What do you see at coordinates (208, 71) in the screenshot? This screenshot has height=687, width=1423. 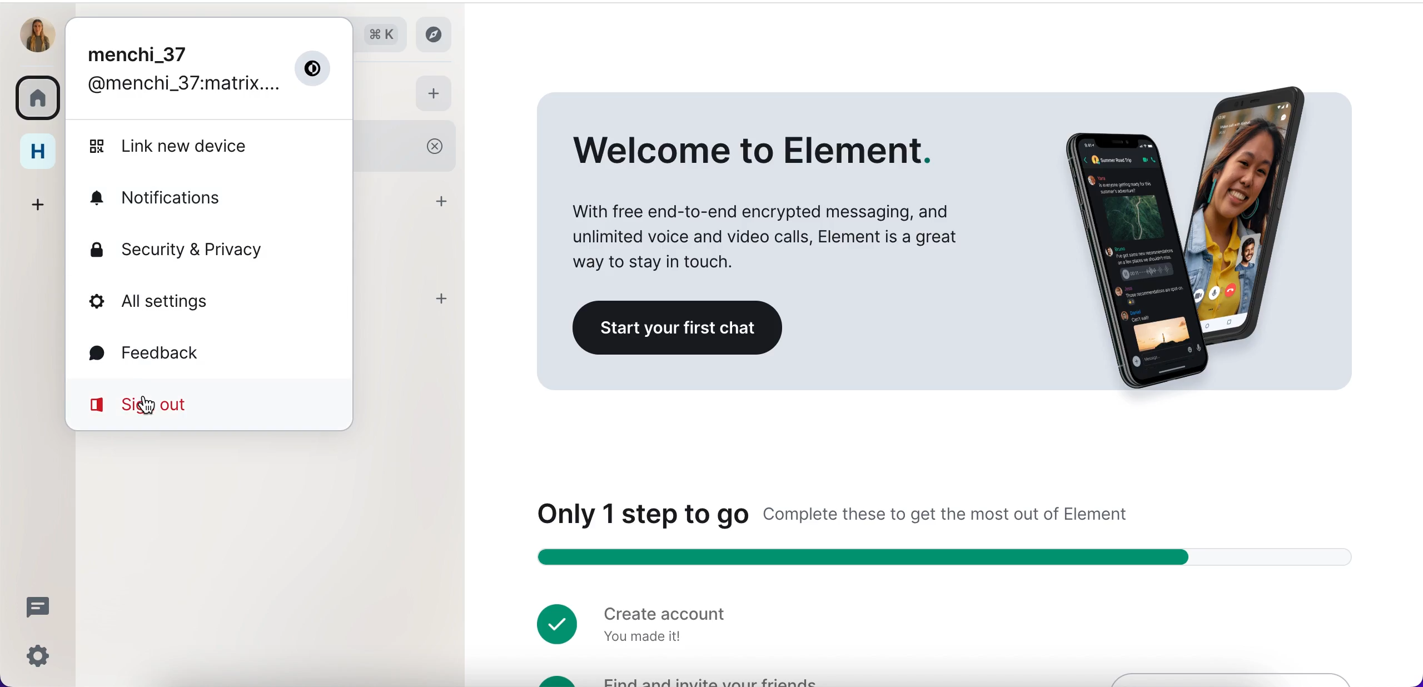 I see `menchi_37 @menchi_37.matrix.....` at bounding box center [208, 71].